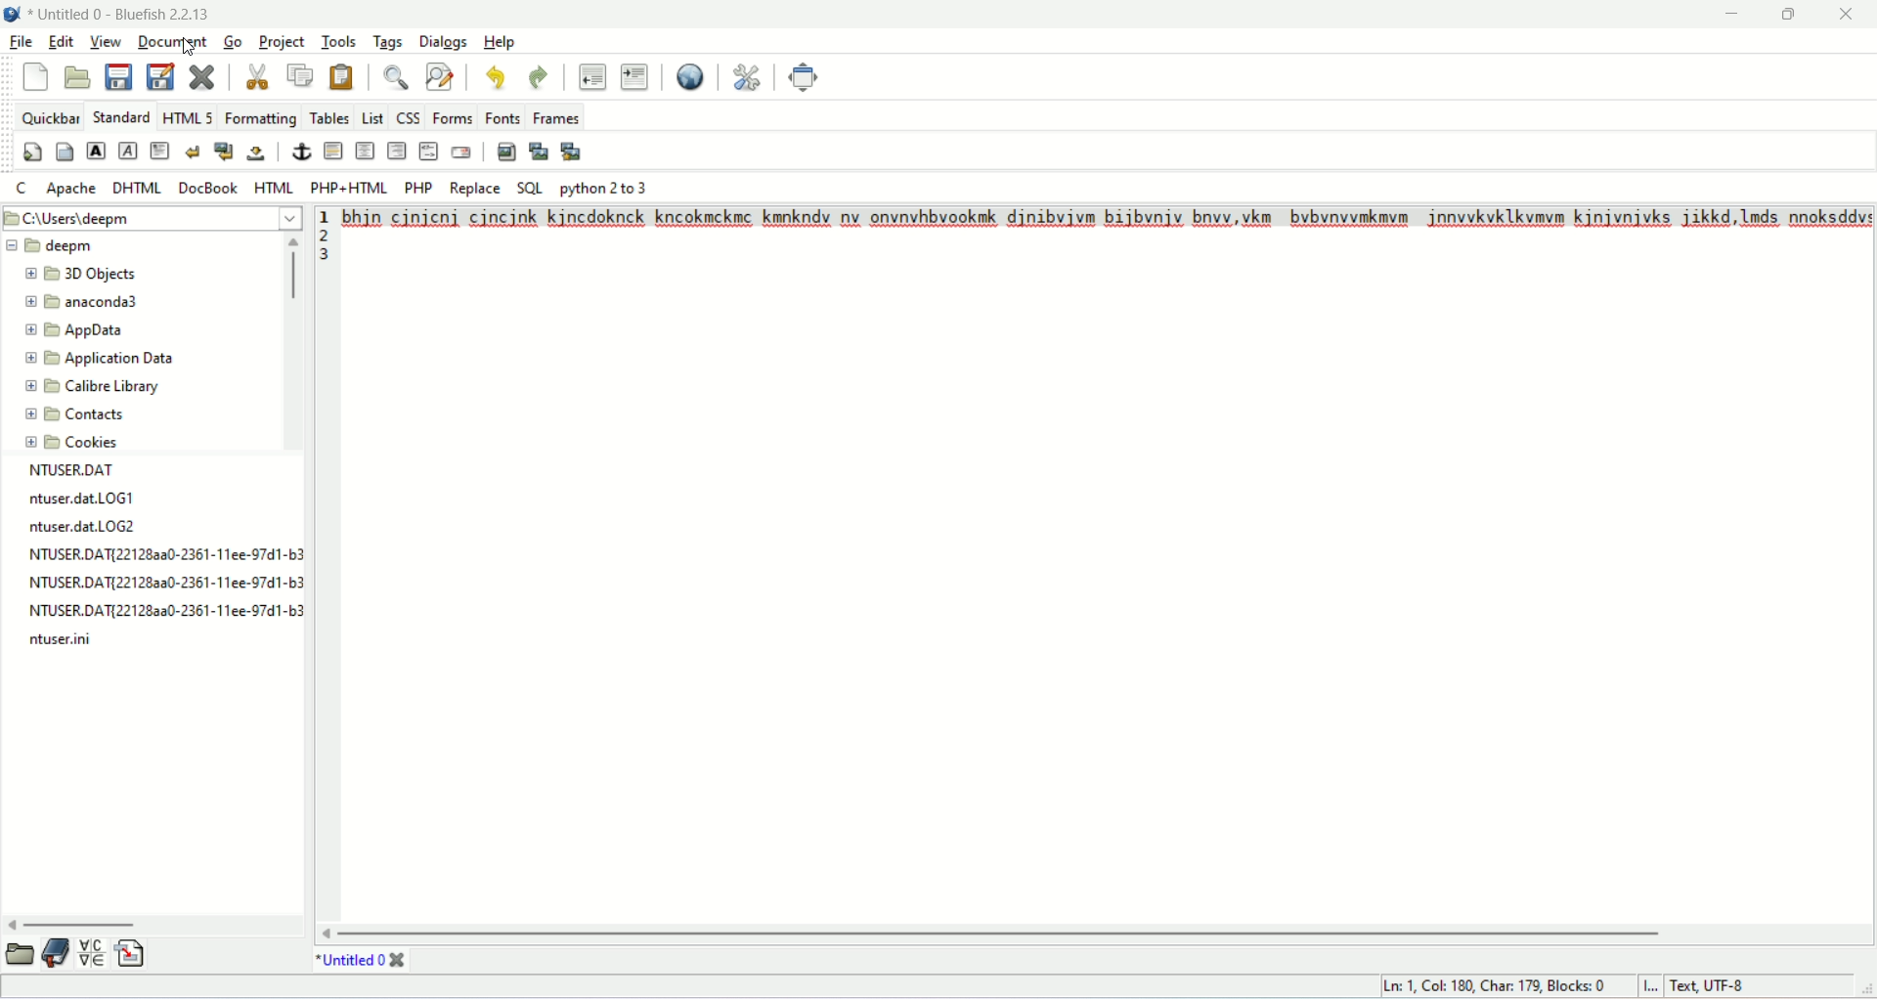  I want to click on tables, so click(334, 114).